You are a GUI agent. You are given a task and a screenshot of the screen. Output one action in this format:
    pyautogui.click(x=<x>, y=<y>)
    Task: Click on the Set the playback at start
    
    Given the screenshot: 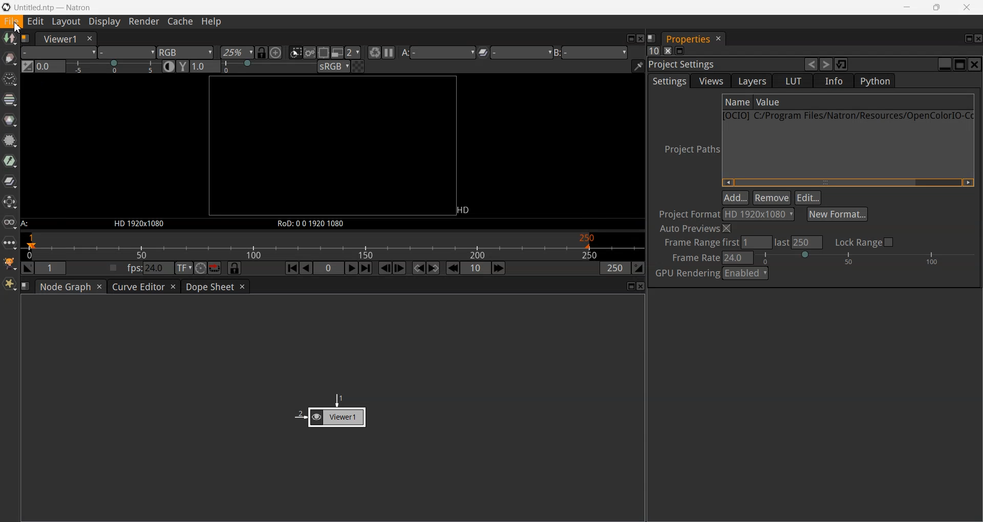 What is the action you would take?
    pyautogui.click(x=28, y=268)
    